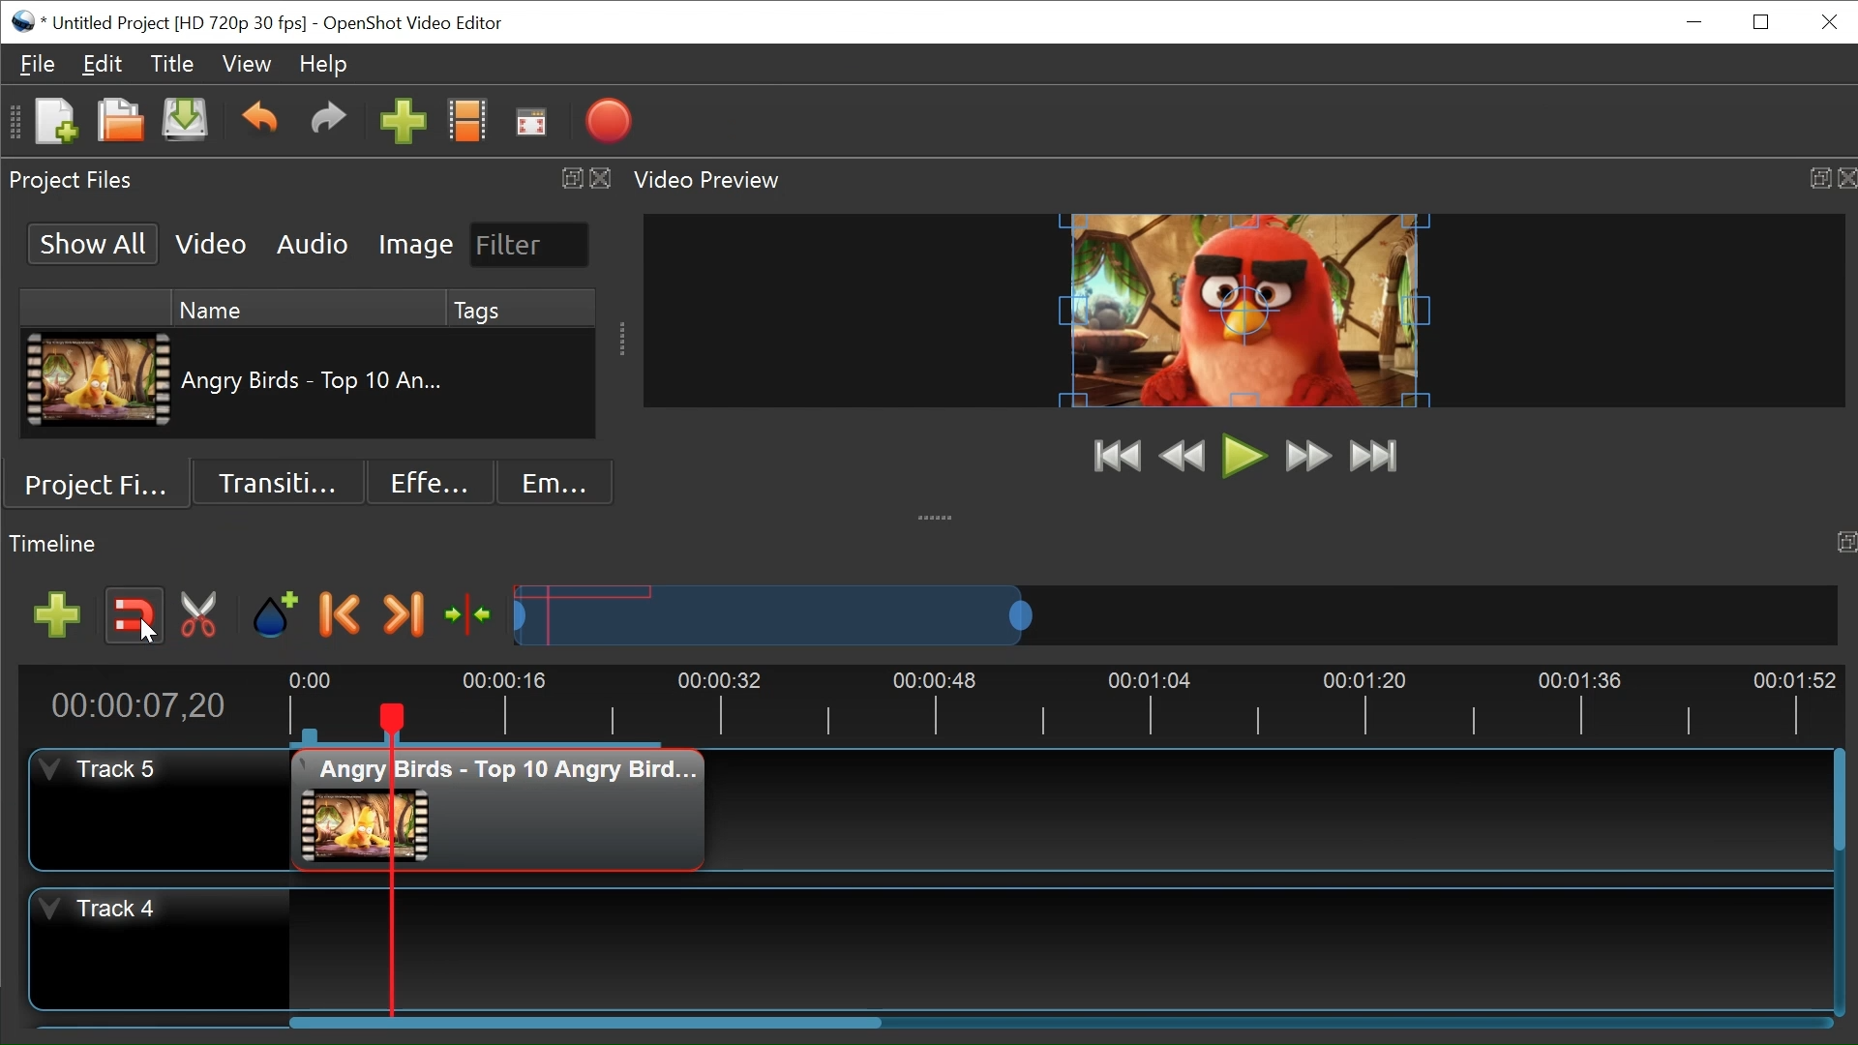 This screenshot has width=1858, height=1045. Describe the element at coordinates (39, 62) in the screenshot. I see `File` at that location.